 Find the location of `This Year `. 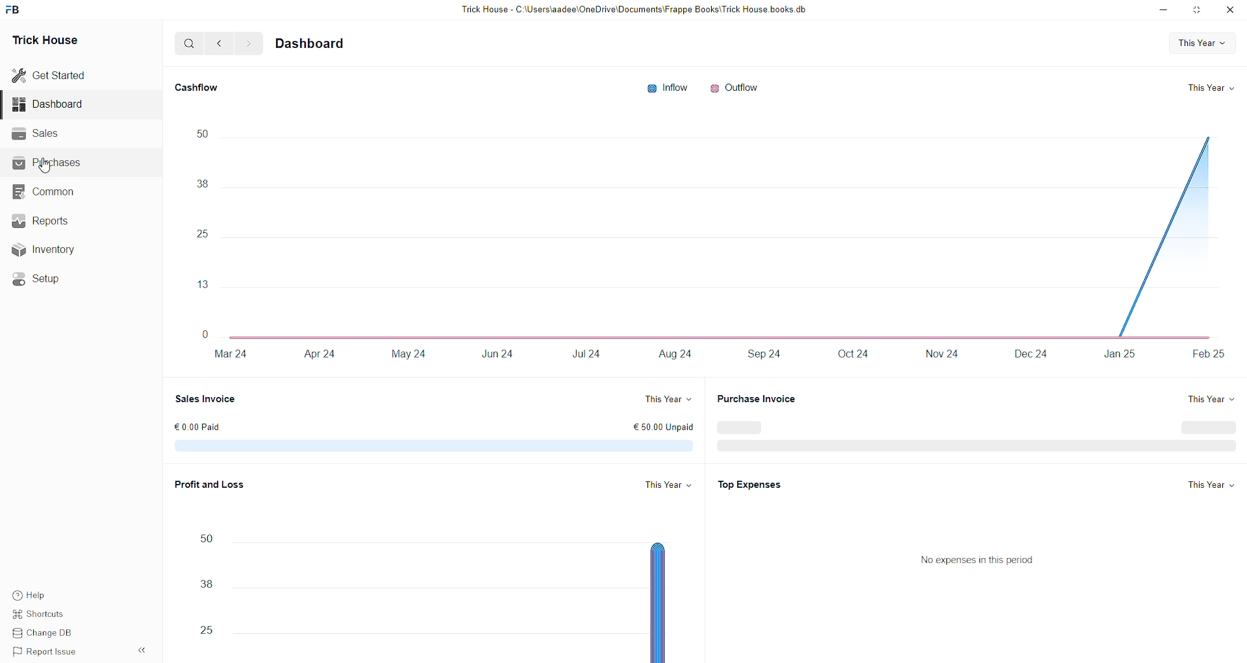

This Year  is located at coordinates (1212, 485).